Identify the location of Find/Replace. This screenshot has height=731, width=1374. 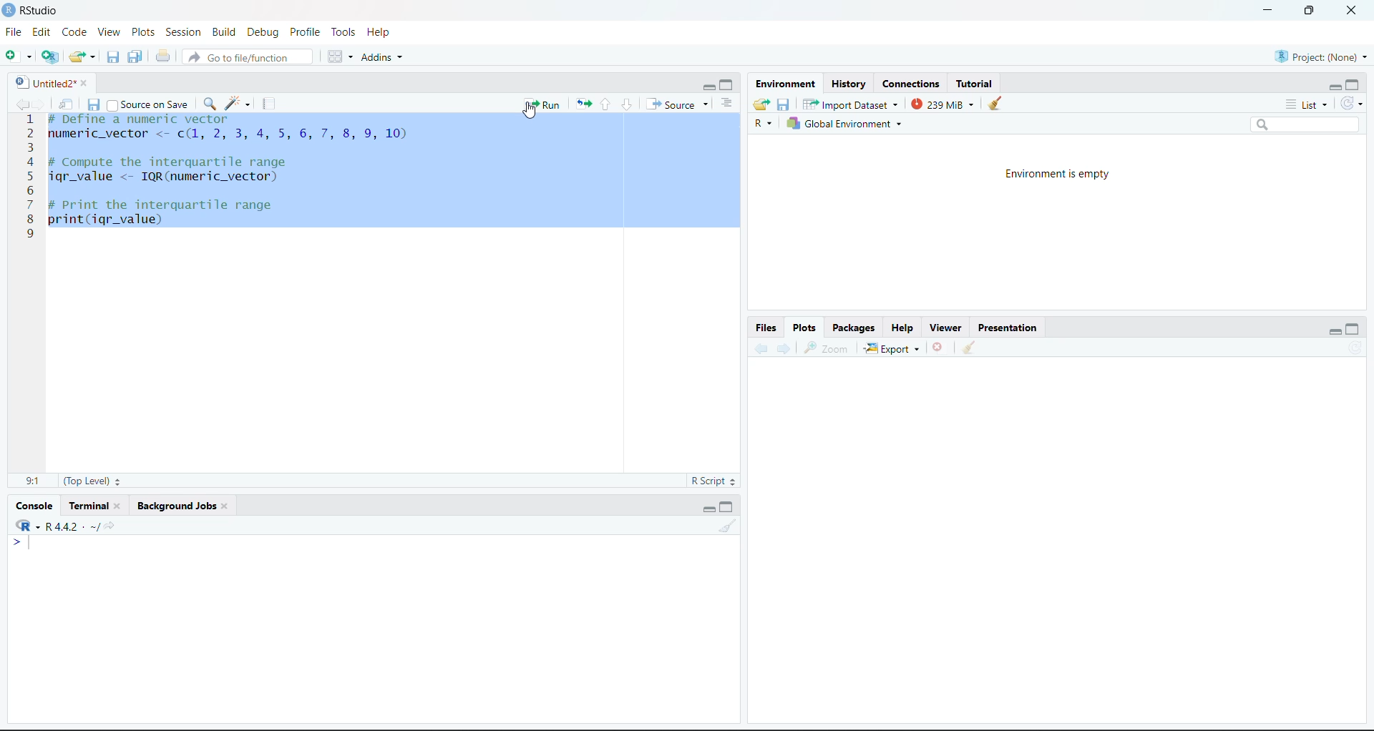
(210, 103).